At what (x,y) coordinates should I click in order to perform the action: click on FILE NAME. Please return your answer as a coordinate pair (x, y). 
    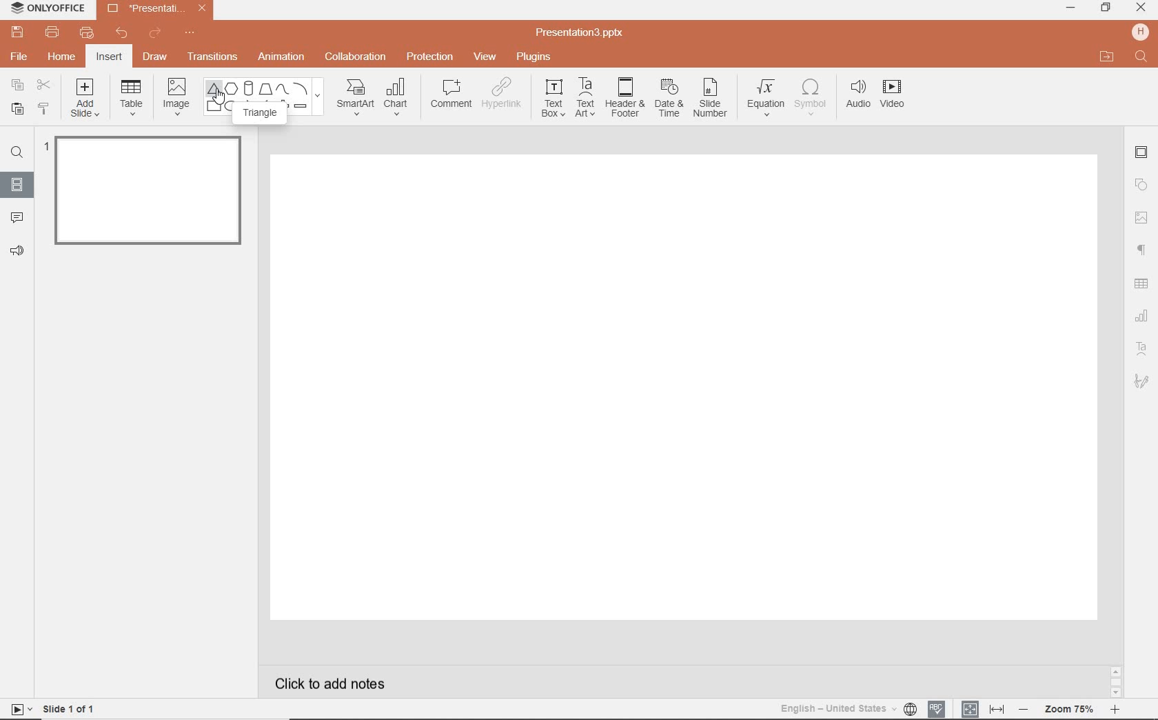
    Looking at the image, I should click on (582, 33).